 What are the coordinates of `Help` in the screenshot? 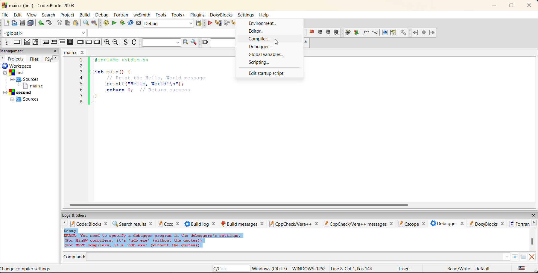 It's located at (265, 15).